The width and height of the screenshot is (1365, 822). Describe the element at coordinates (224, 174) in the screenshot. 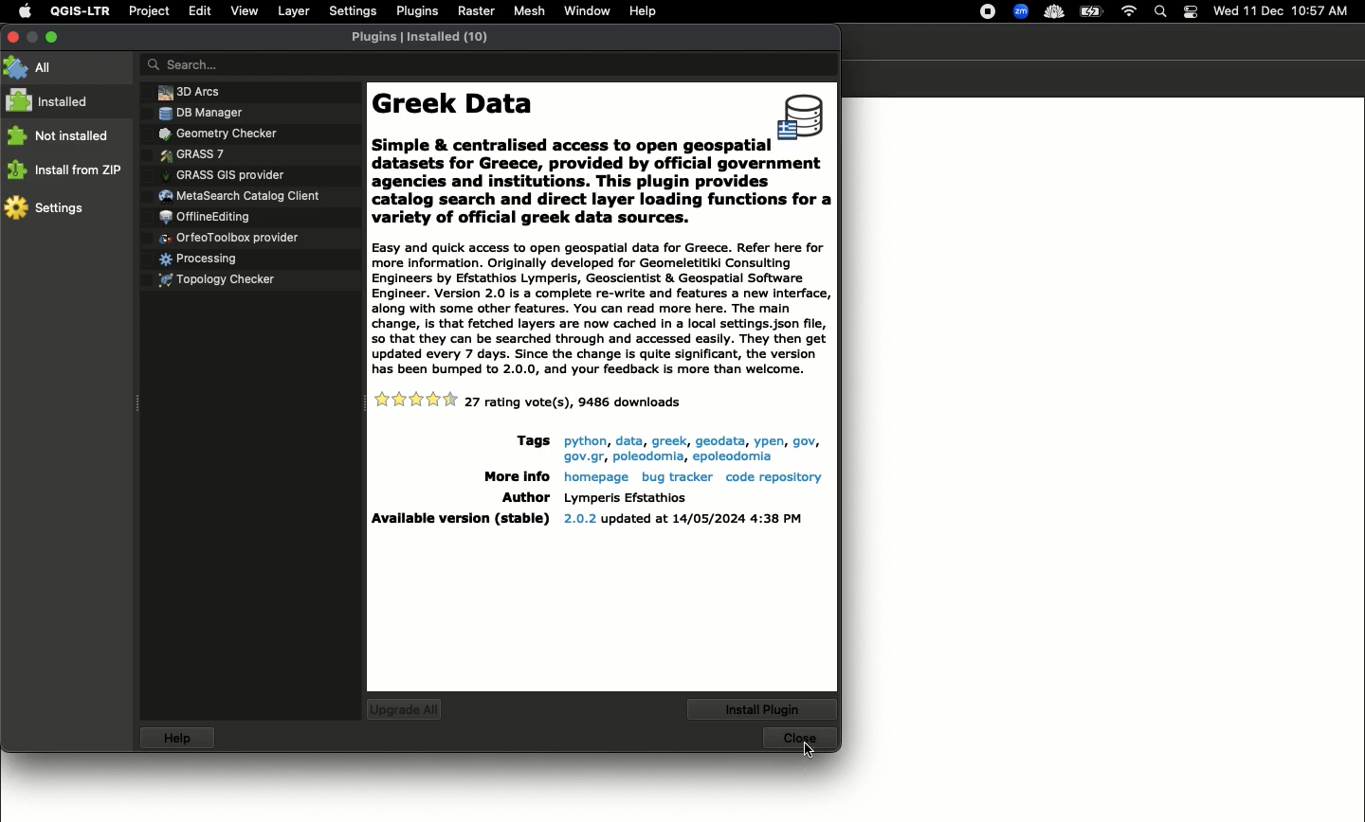

I see `GRASS GIS provider` at that location.